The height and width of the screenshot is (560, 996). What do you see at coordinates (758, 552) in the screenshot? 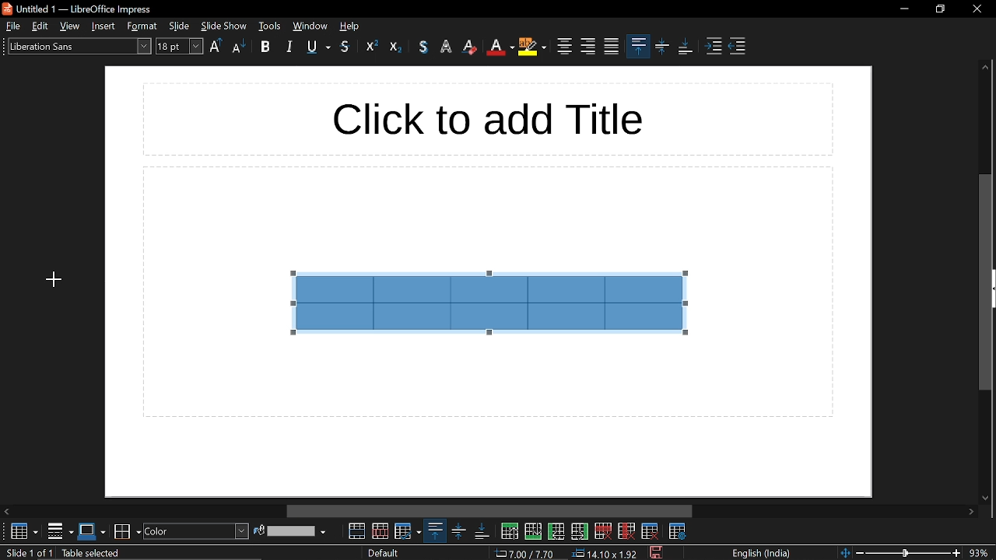
I see `language` at bounding box center [758, 552].